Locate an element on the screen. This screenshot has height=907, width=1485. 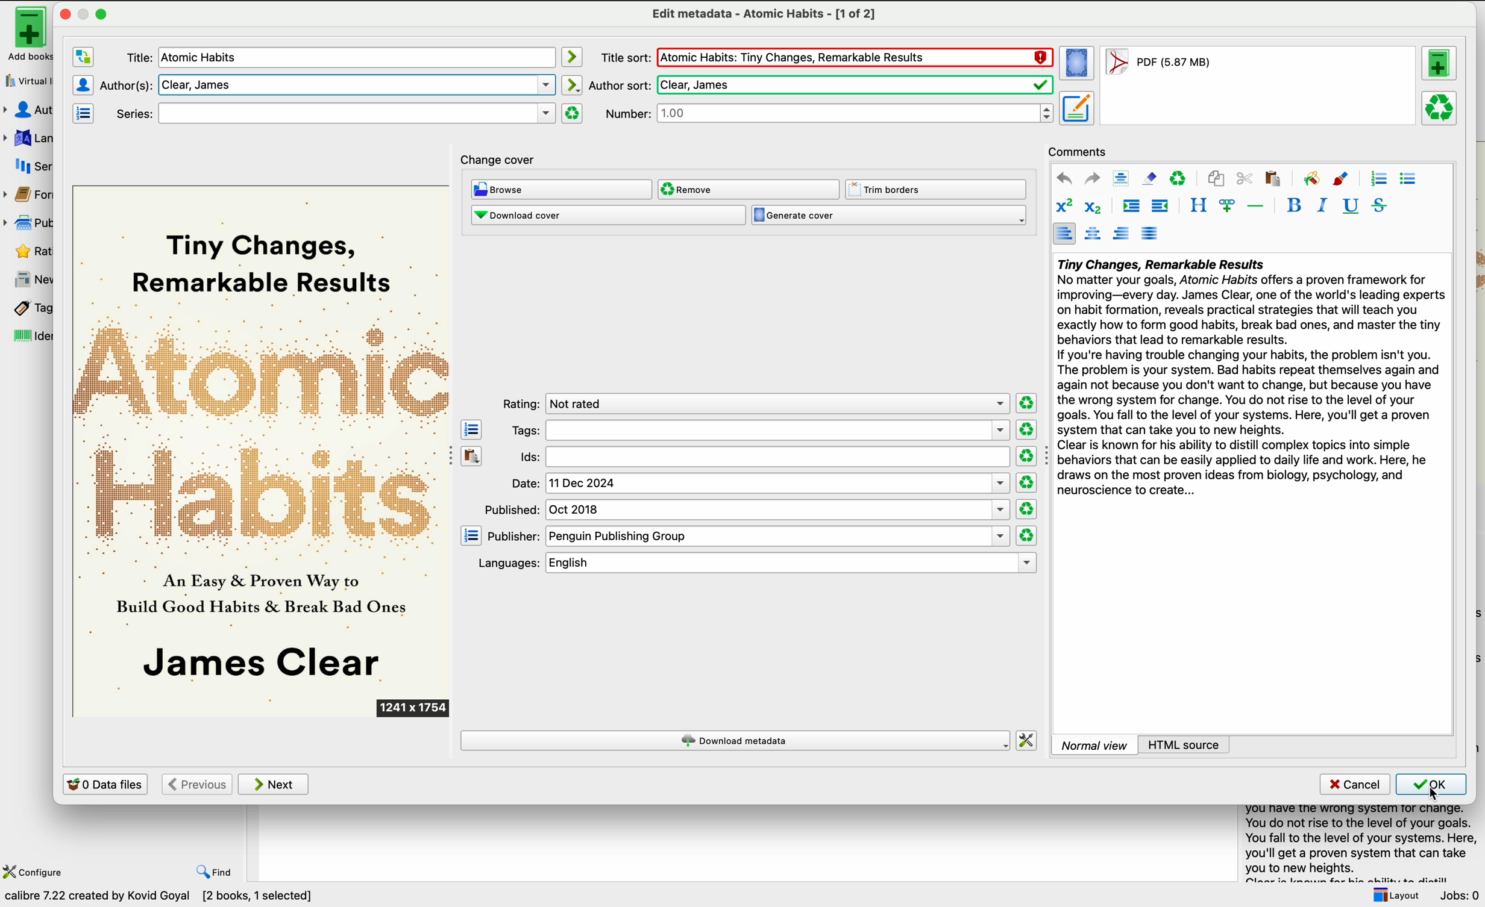
author in red is located at coordinates (852, 84).